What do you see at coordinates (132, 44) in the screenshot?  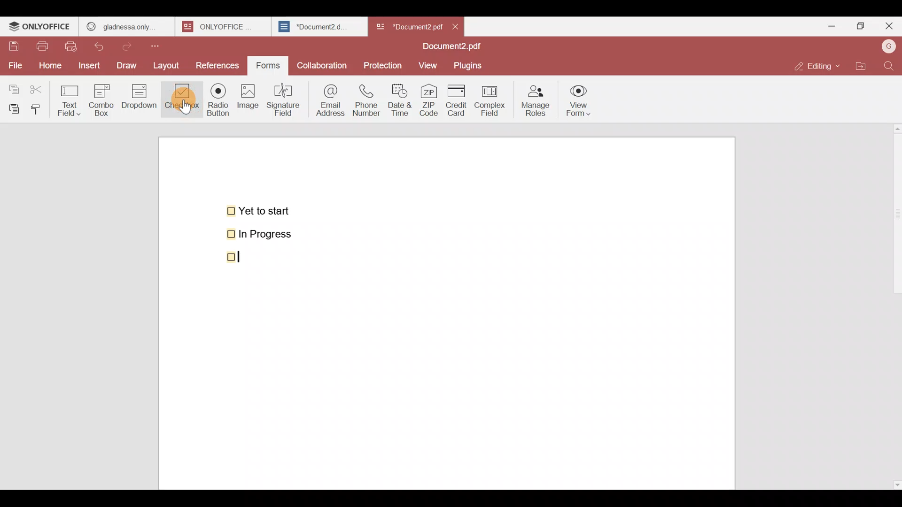 I see `Redo` at bounding box center [132, 44].